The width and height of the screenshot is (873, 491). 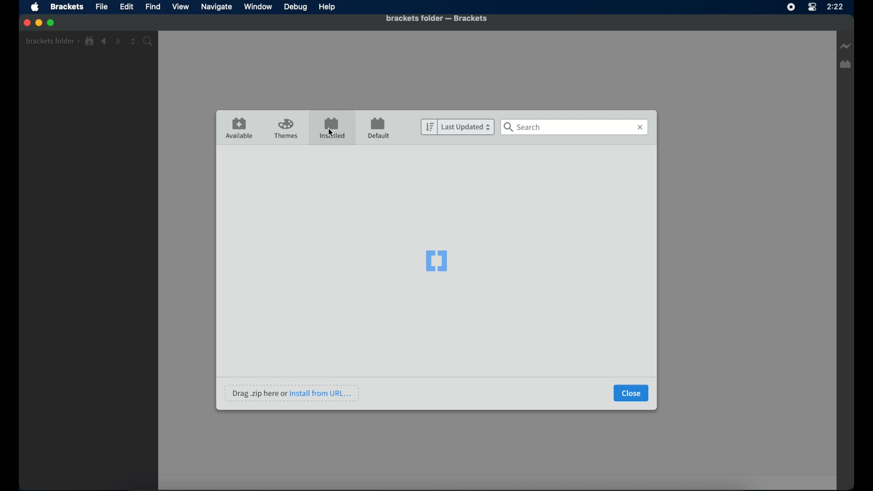 What do you see at coordinates (240, 128) in the screenshot?
I see `available` at bounding box center [240, 128].